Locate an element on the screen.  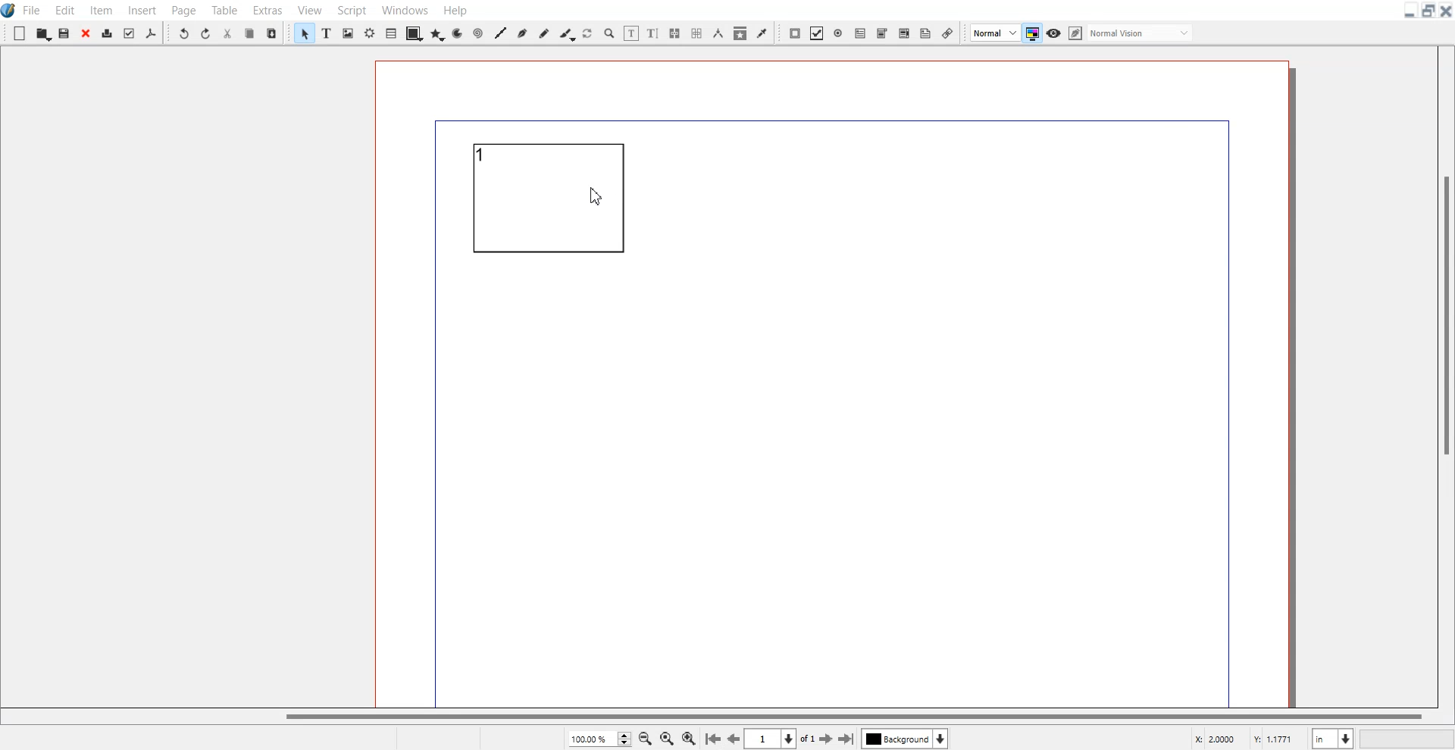
Maximize is located at coordinates (1428, 10).